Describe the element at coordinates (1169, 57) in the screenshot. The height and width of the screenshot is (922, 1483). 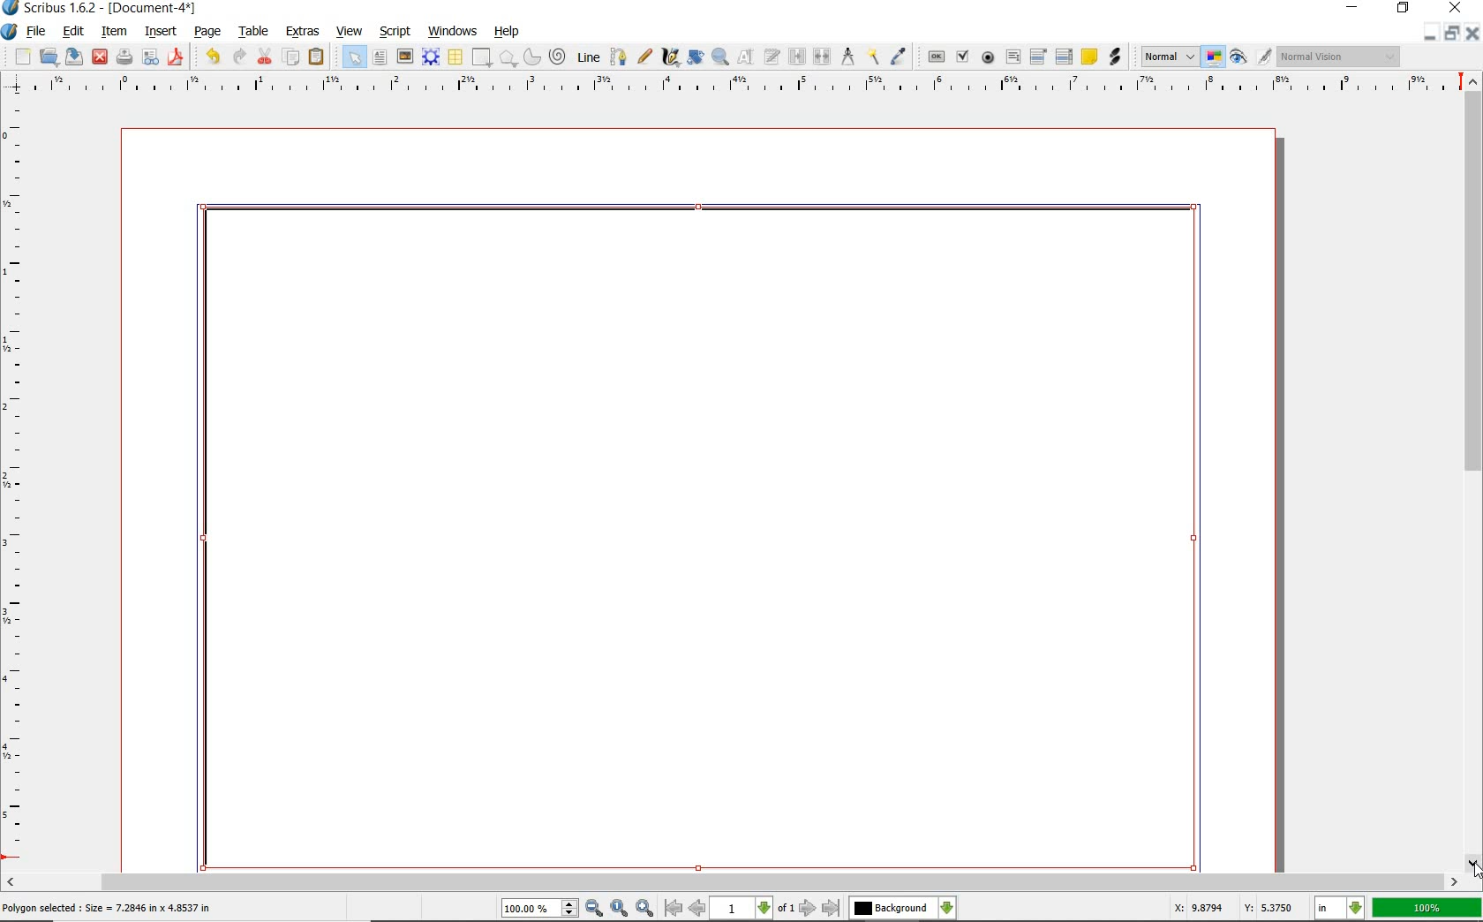
I see `Normal` at that location.